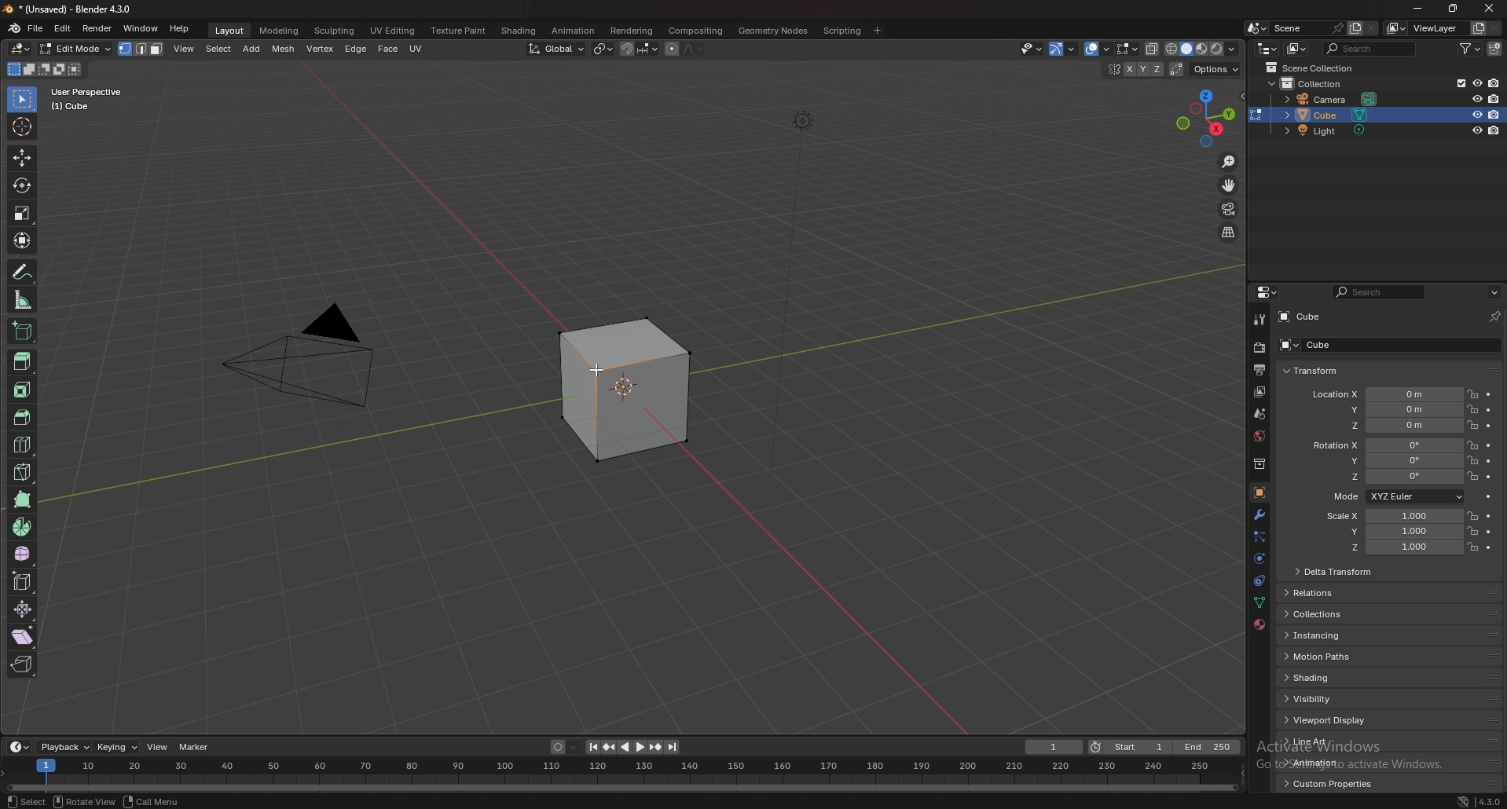 The height and width of the screenshot is (809, 1507). Describe the element at coordinates (844, 31) in the screenshot. I see `scripting` at that location.